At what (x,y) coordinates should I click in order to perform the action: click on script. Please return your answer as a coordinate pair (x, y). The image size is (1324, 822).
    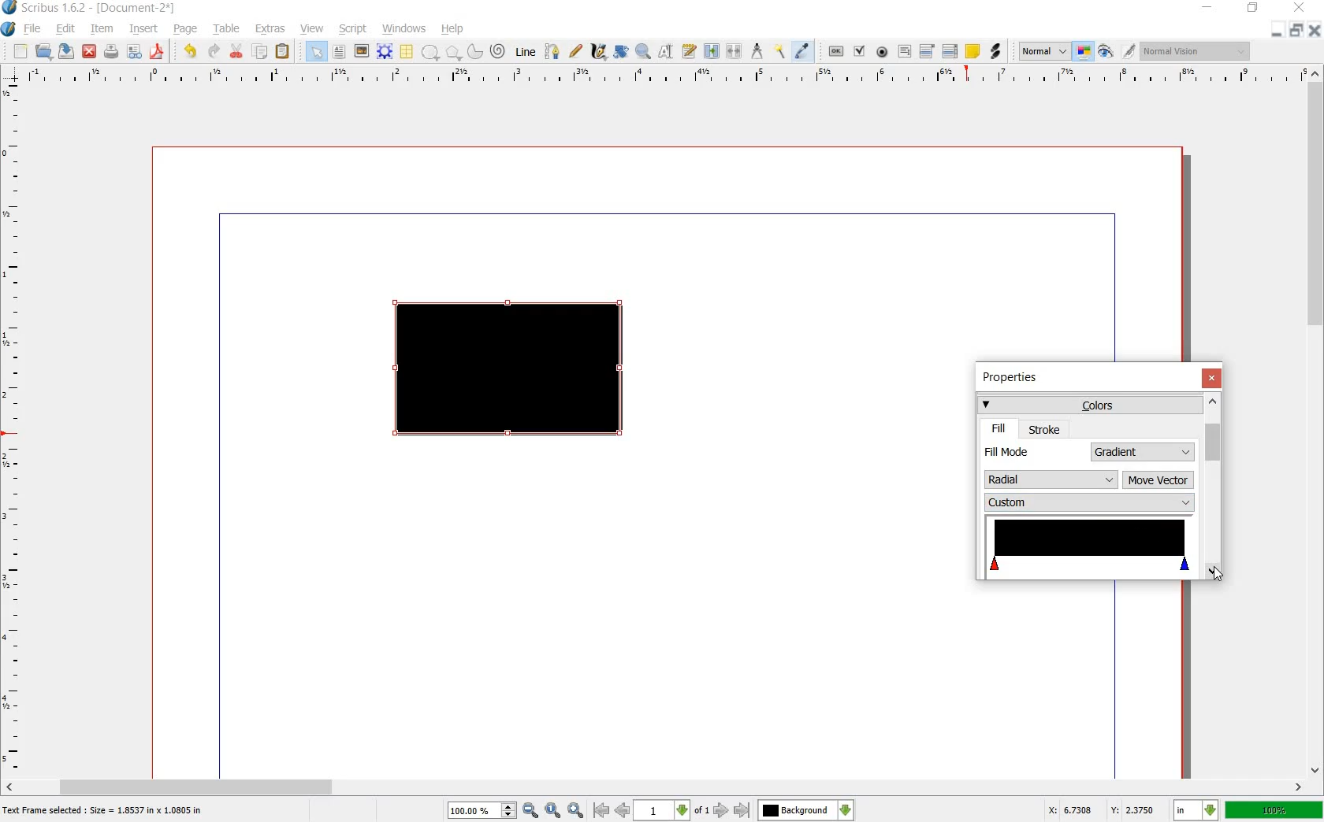
    Looking at the image, I should click on (354, 29).